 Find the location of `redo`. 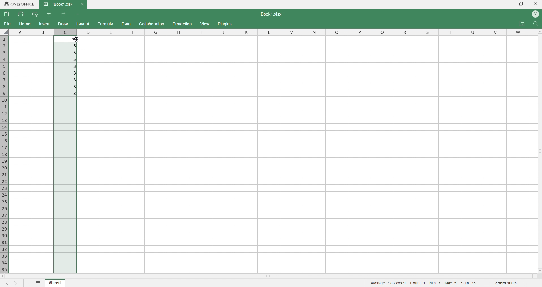

redo is located at coordinates (64, 14).